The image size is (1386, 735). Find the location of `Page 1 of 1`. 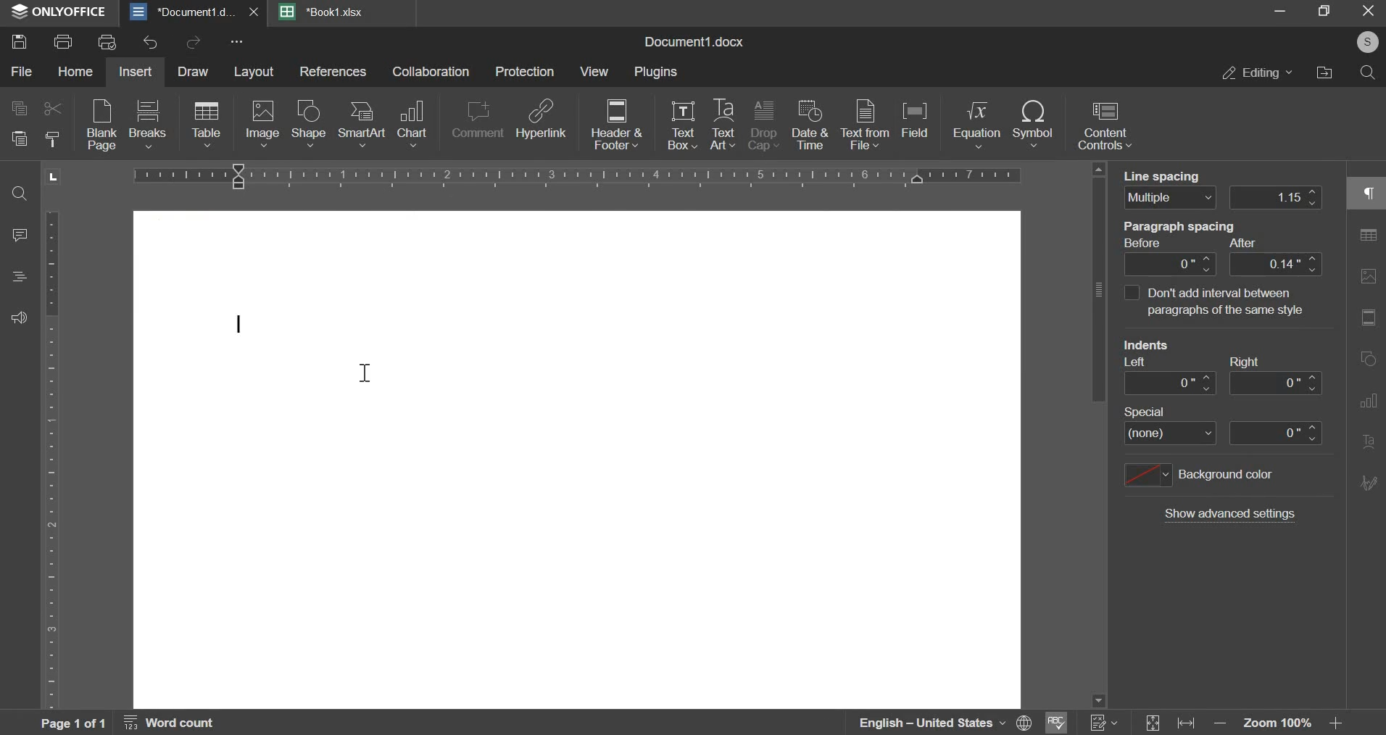

Page 1 of 1 is located at coordinates (54, 725).